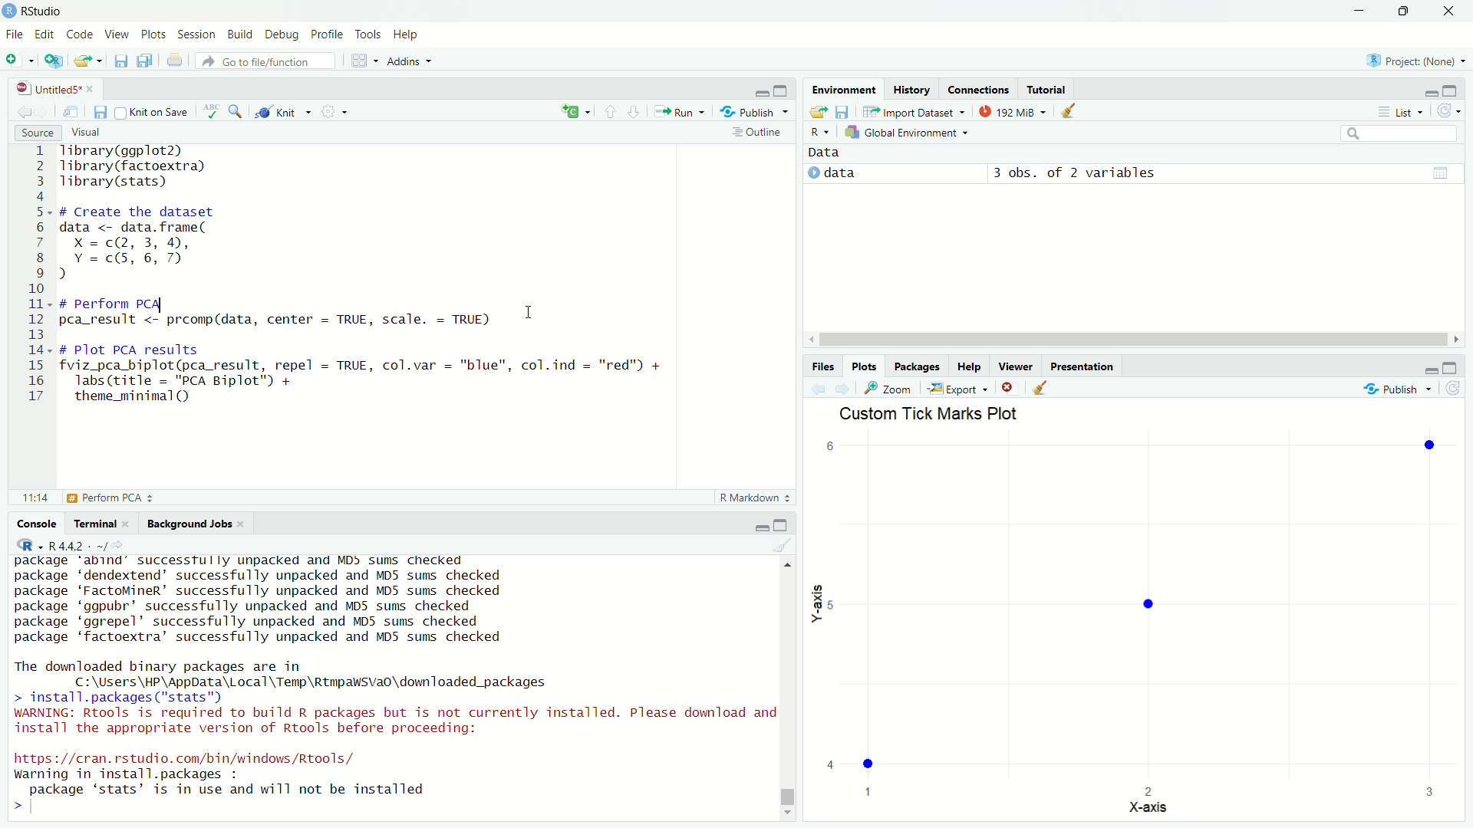 The image size is (1473, 828). What do you see at coordinates (1448, 11) in the screenshot?
I see `Close` at bounding box center [1448, 11].